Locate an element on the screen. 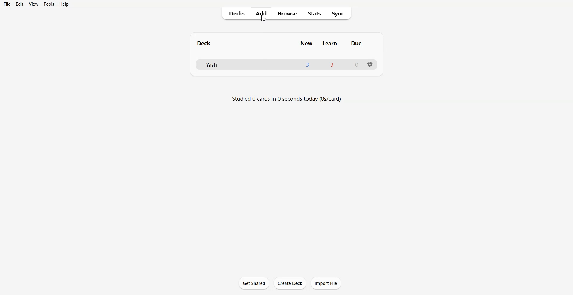 Image resolution: width=573 pixels, height=295 pixels. 0 is located at coordinates (357, 64).